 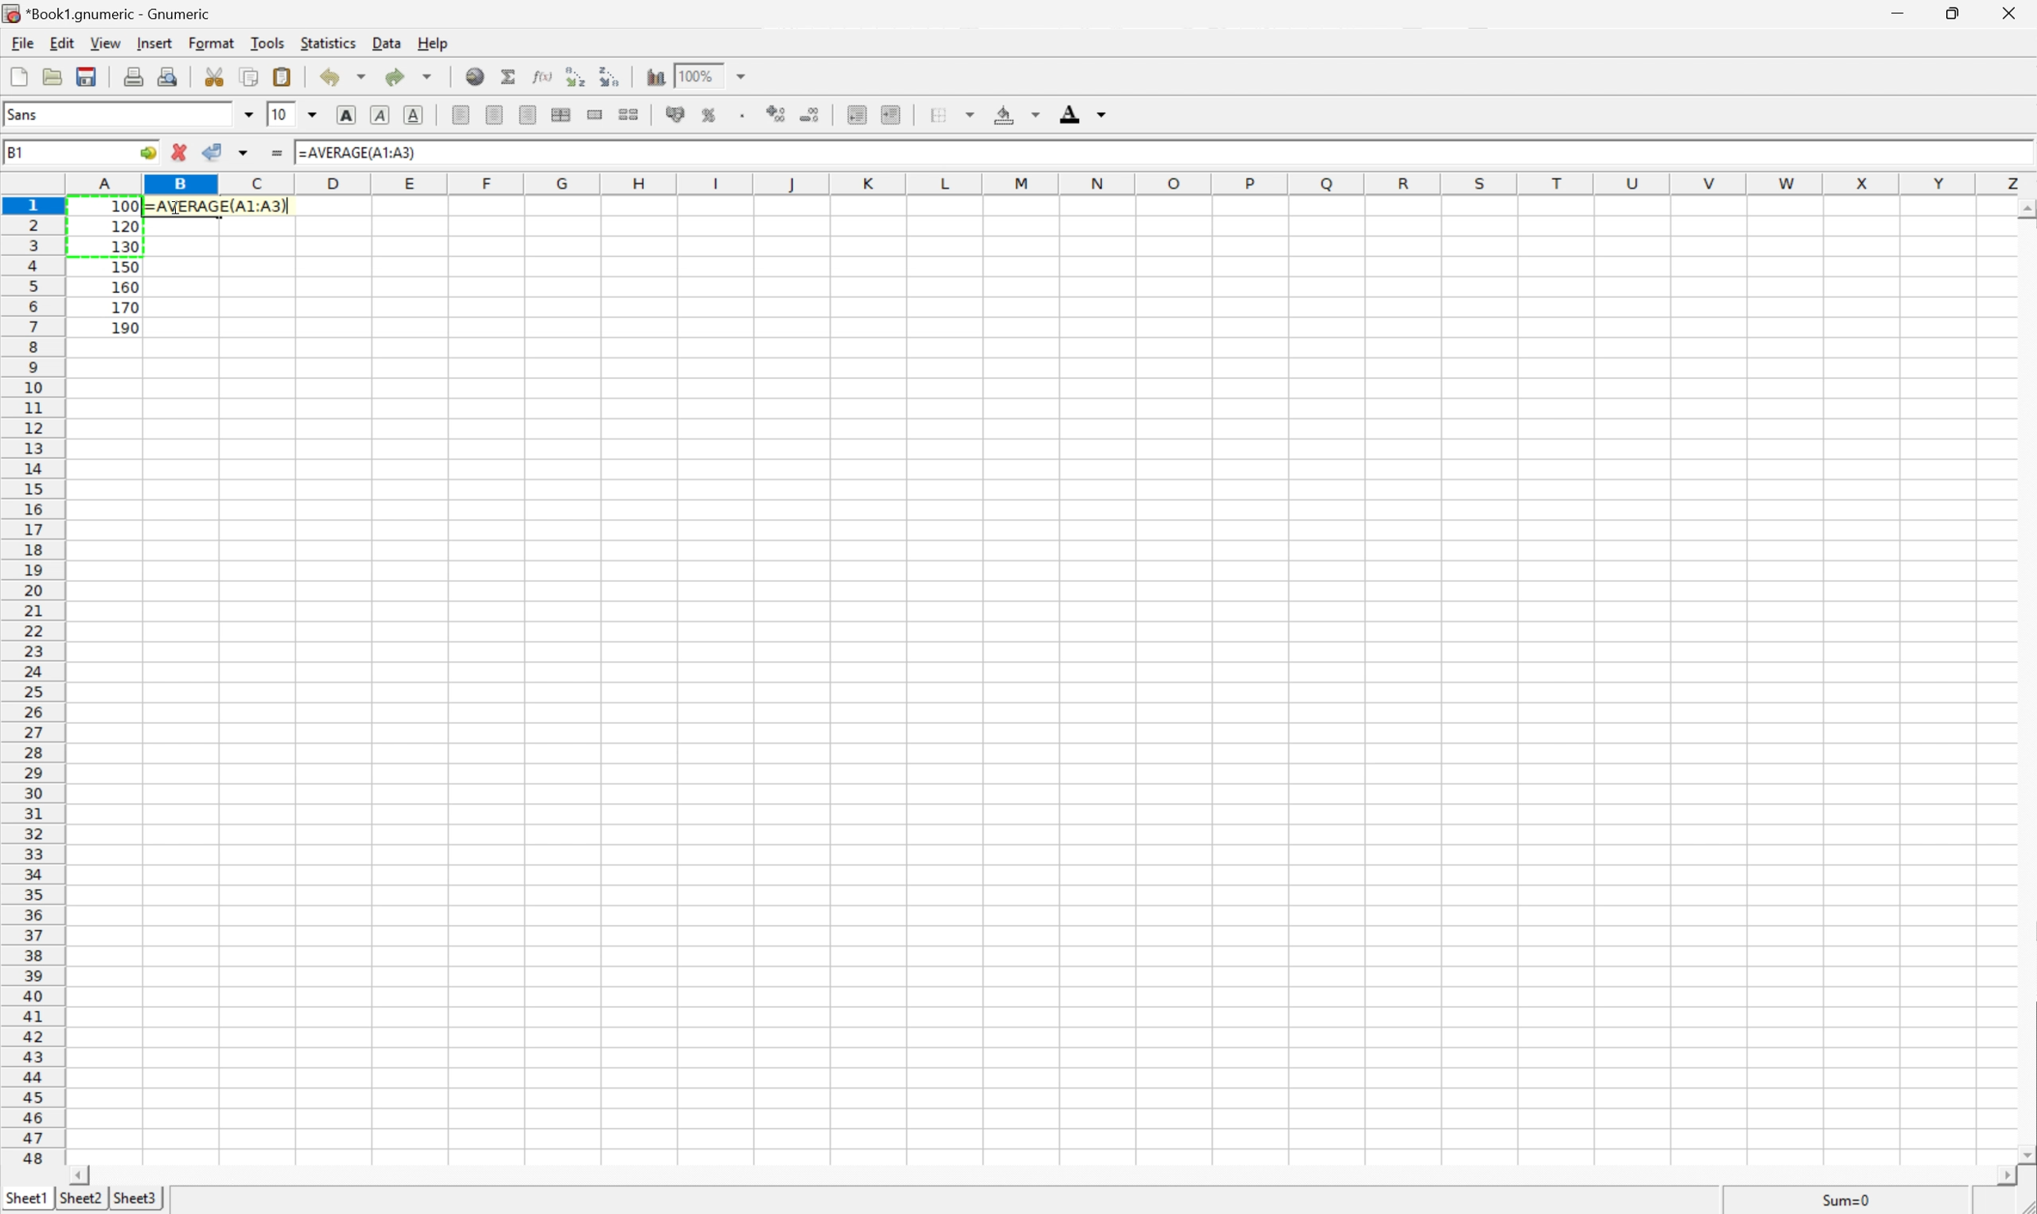 What do you see at coordinates (1952, 14) in the screenshot?
I see `Restore Down` at bounding box center [1952, 14].